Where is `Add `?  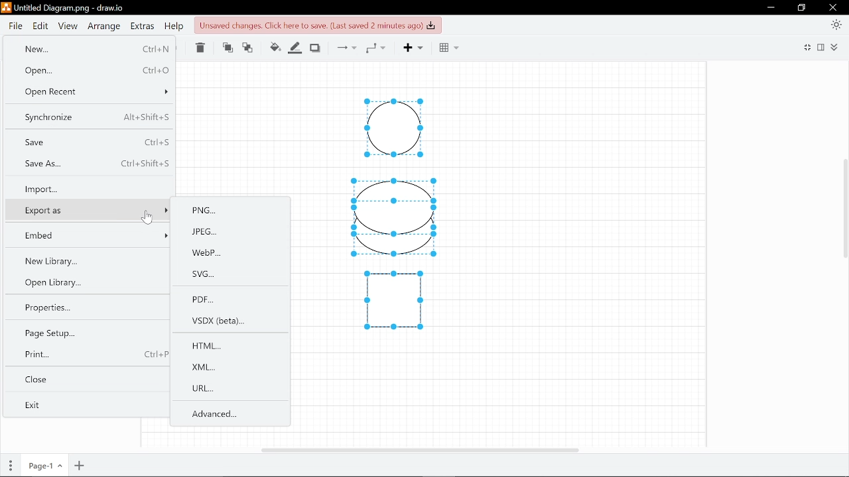
Add  is located at coordinates (410, 48).